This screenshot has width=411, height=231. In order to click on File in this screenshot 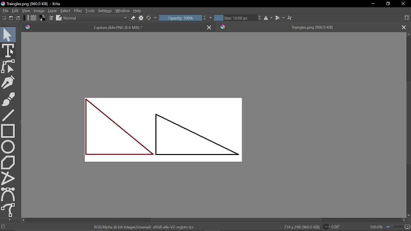, I will do `click(4, 11)`.